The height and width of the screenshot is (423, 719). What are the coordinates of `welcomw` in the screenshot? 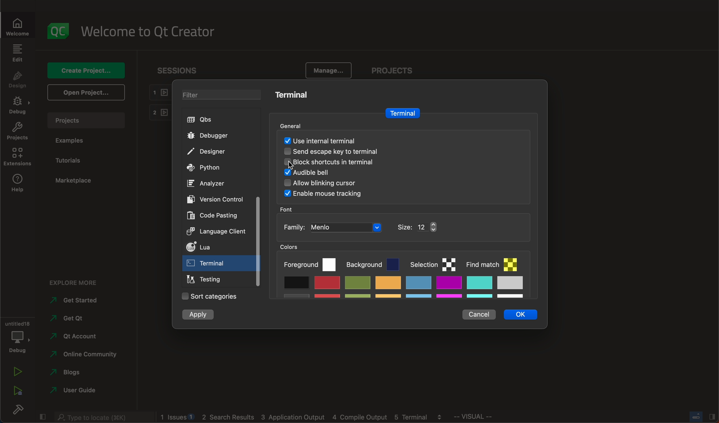 It's located at (19, 23).